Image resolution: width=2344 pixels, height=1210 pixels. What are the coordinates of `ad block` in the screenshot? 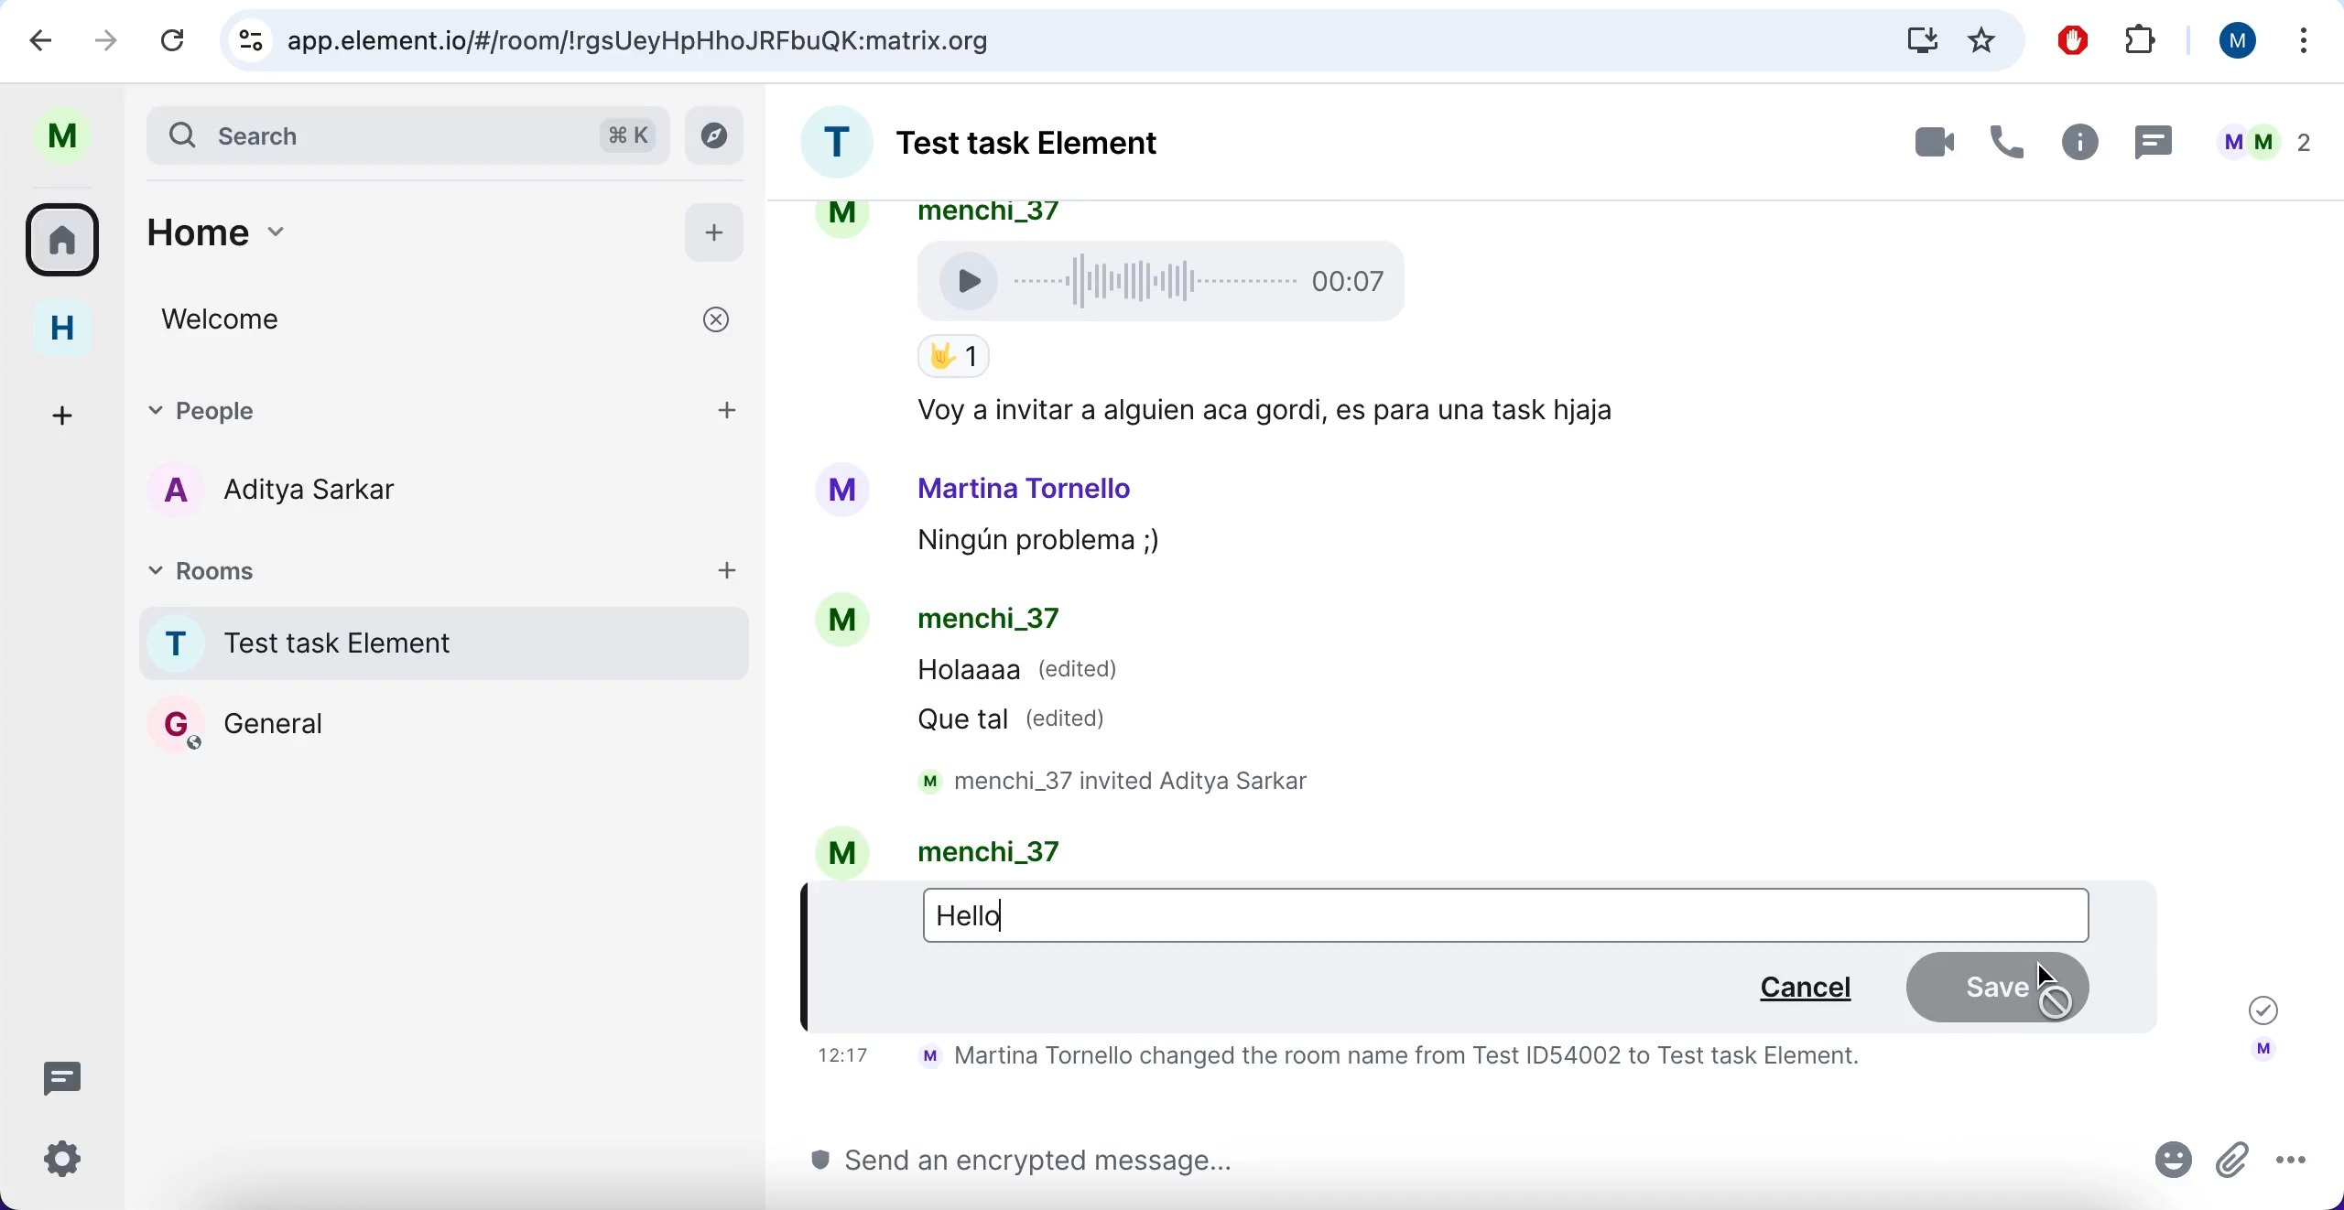 It's located at (2075, 39).